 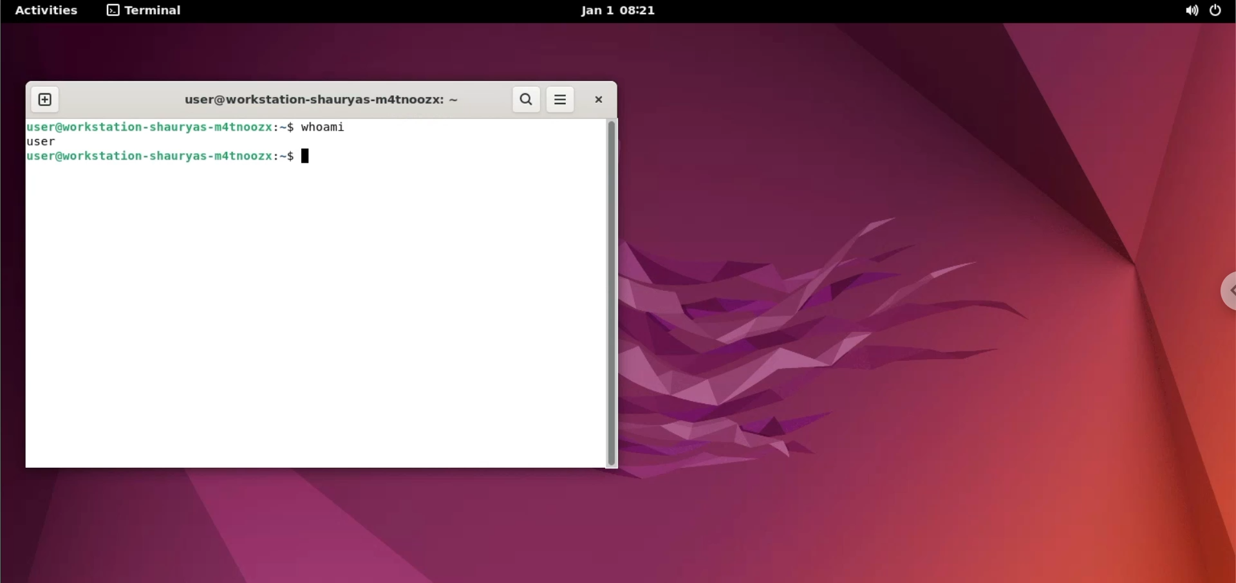 I want to click on power options, so click(x=1219, y=12).